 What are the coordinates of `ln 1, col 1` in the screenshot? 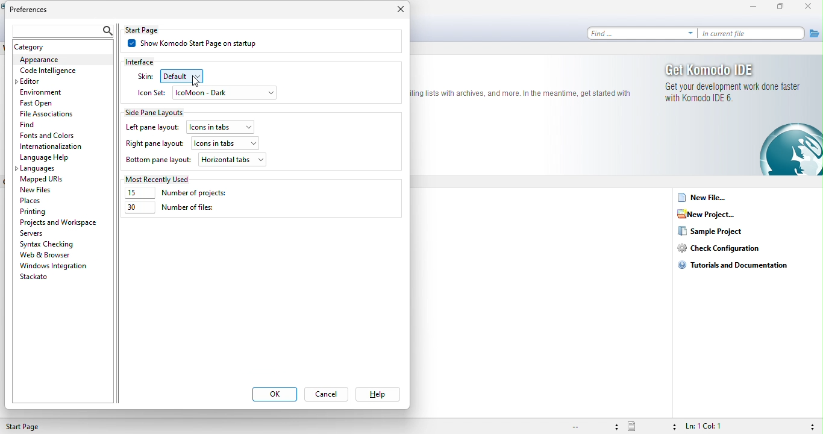 It's located at (716, 426).